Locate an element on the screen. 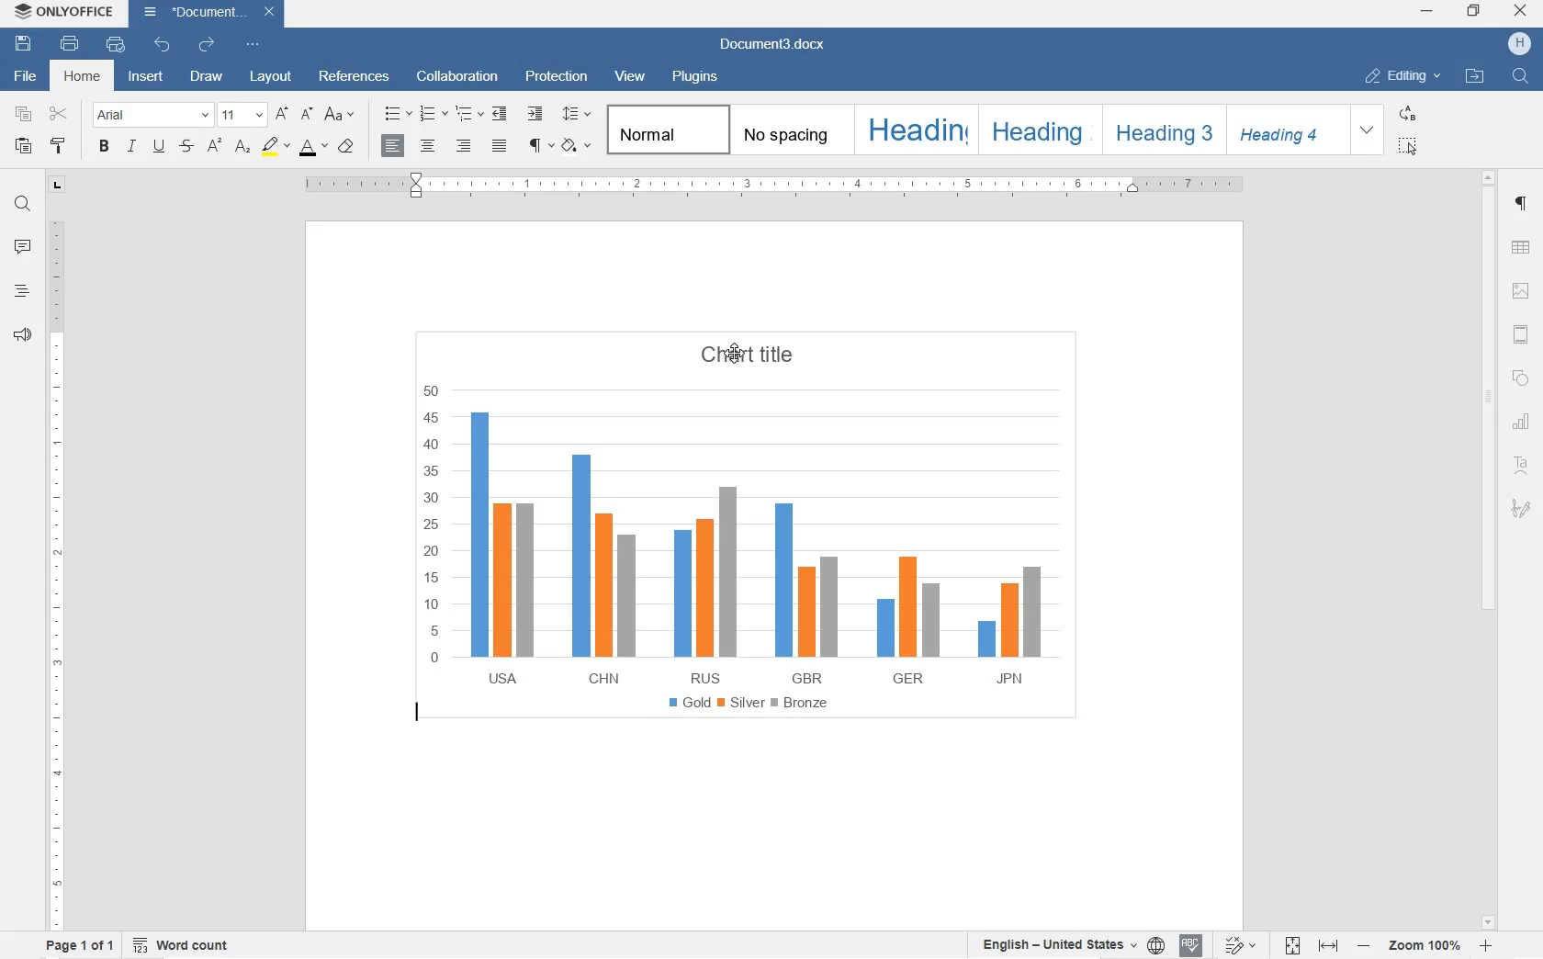 The image size is (1543, 959). SUPERSCRIPT is located at coordinates (213, 148).